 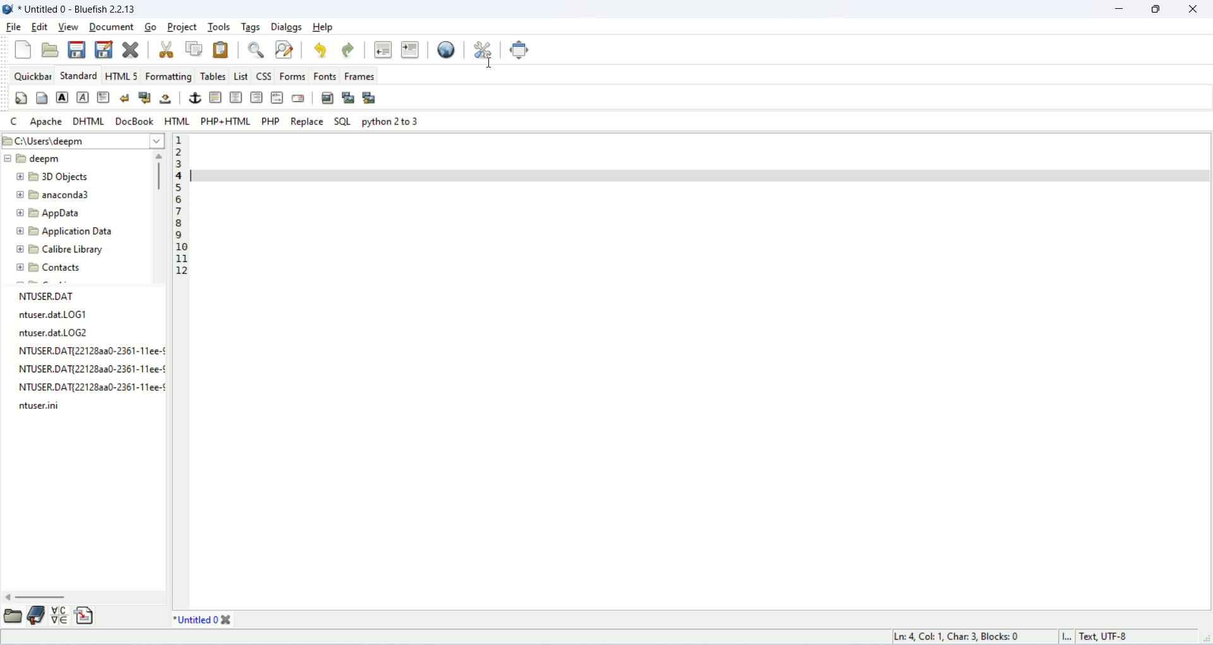 I want to click on NTUSER.DAT{22128AA0-2361-11EE-, so click(x=95, y=352).